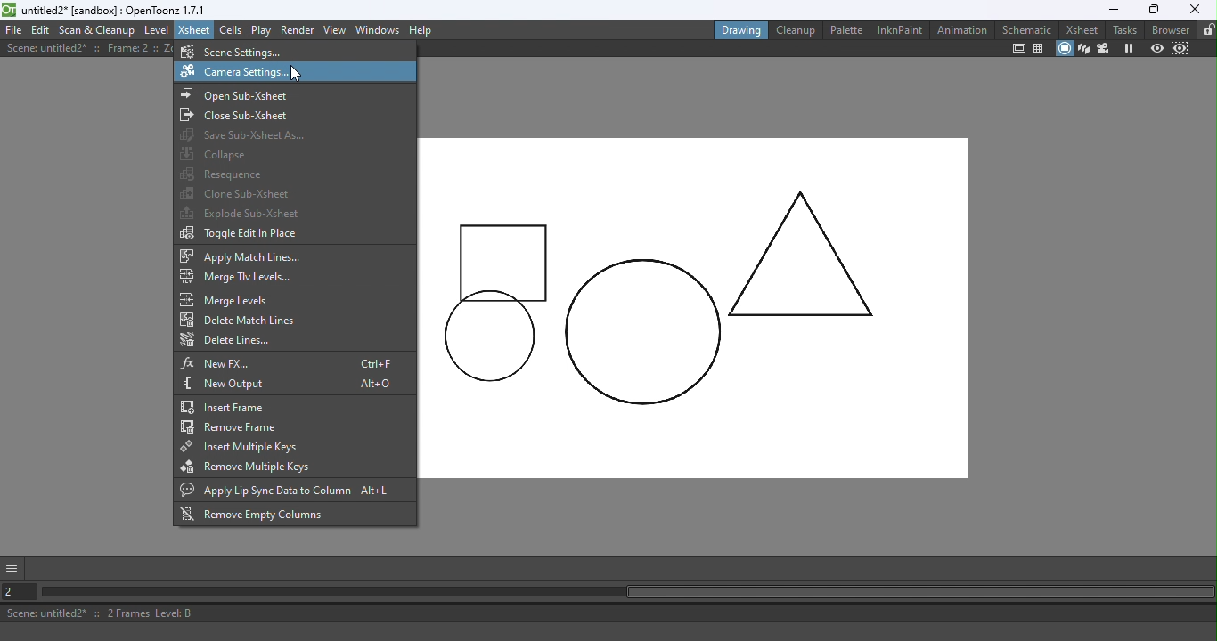 The height and width of the screenshot is (641, 1217). Describe the element at coordinates (1083, 49) in the screenshot. I see `3D view` at that location.